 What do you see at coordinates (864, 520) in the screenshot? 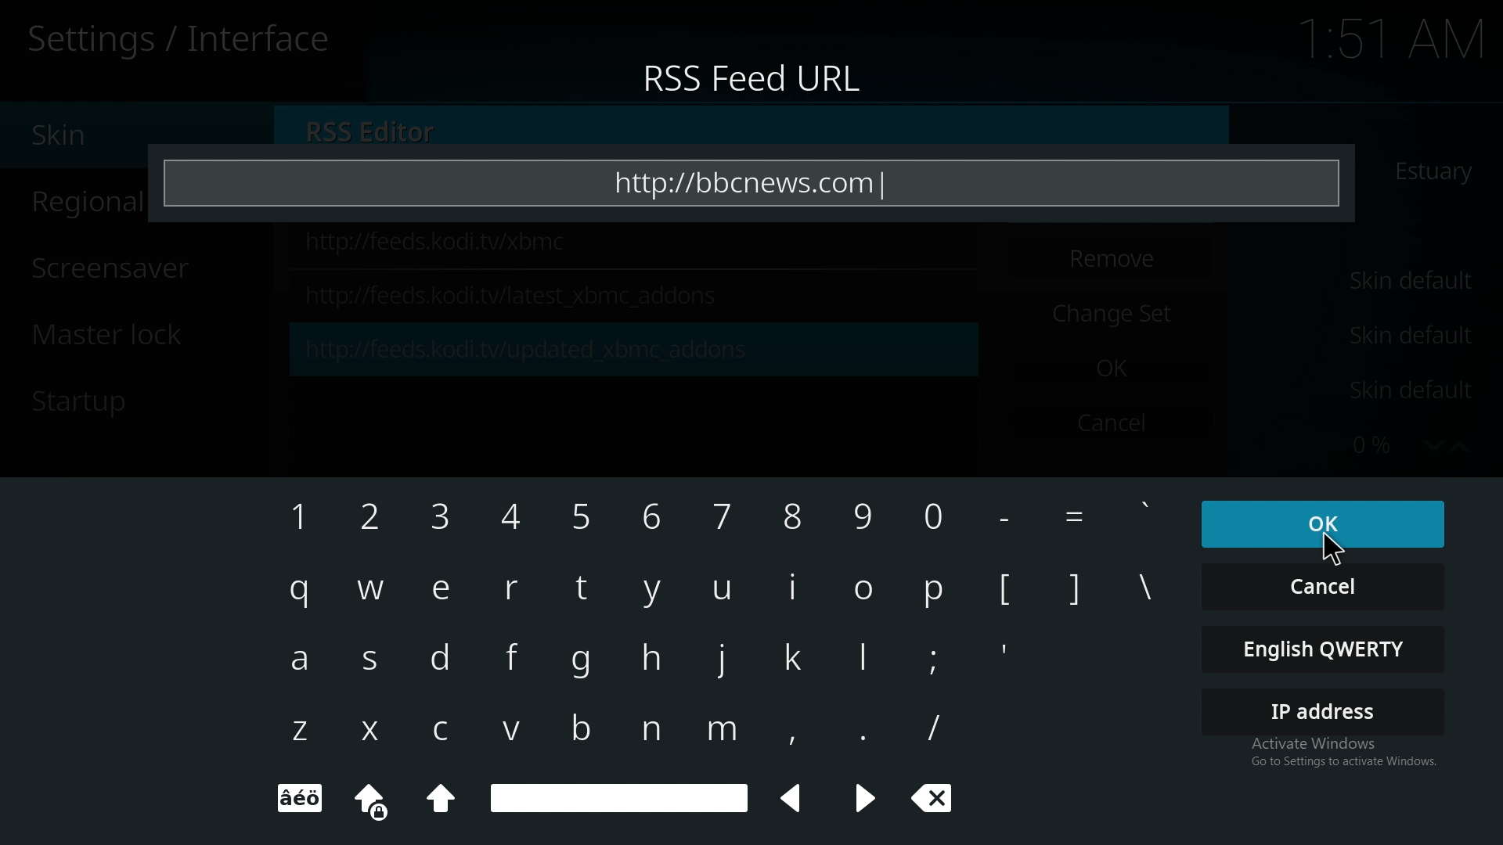
I see `keyboard Input` at bounding box center [864, 520].